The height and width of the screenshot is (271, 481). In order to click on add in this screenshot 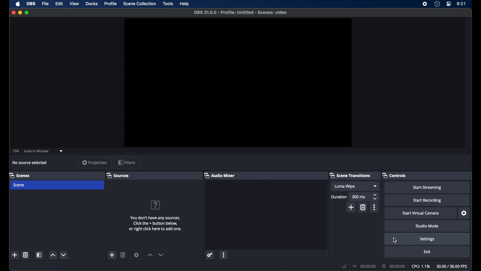, I will do `click(351, 207)`.